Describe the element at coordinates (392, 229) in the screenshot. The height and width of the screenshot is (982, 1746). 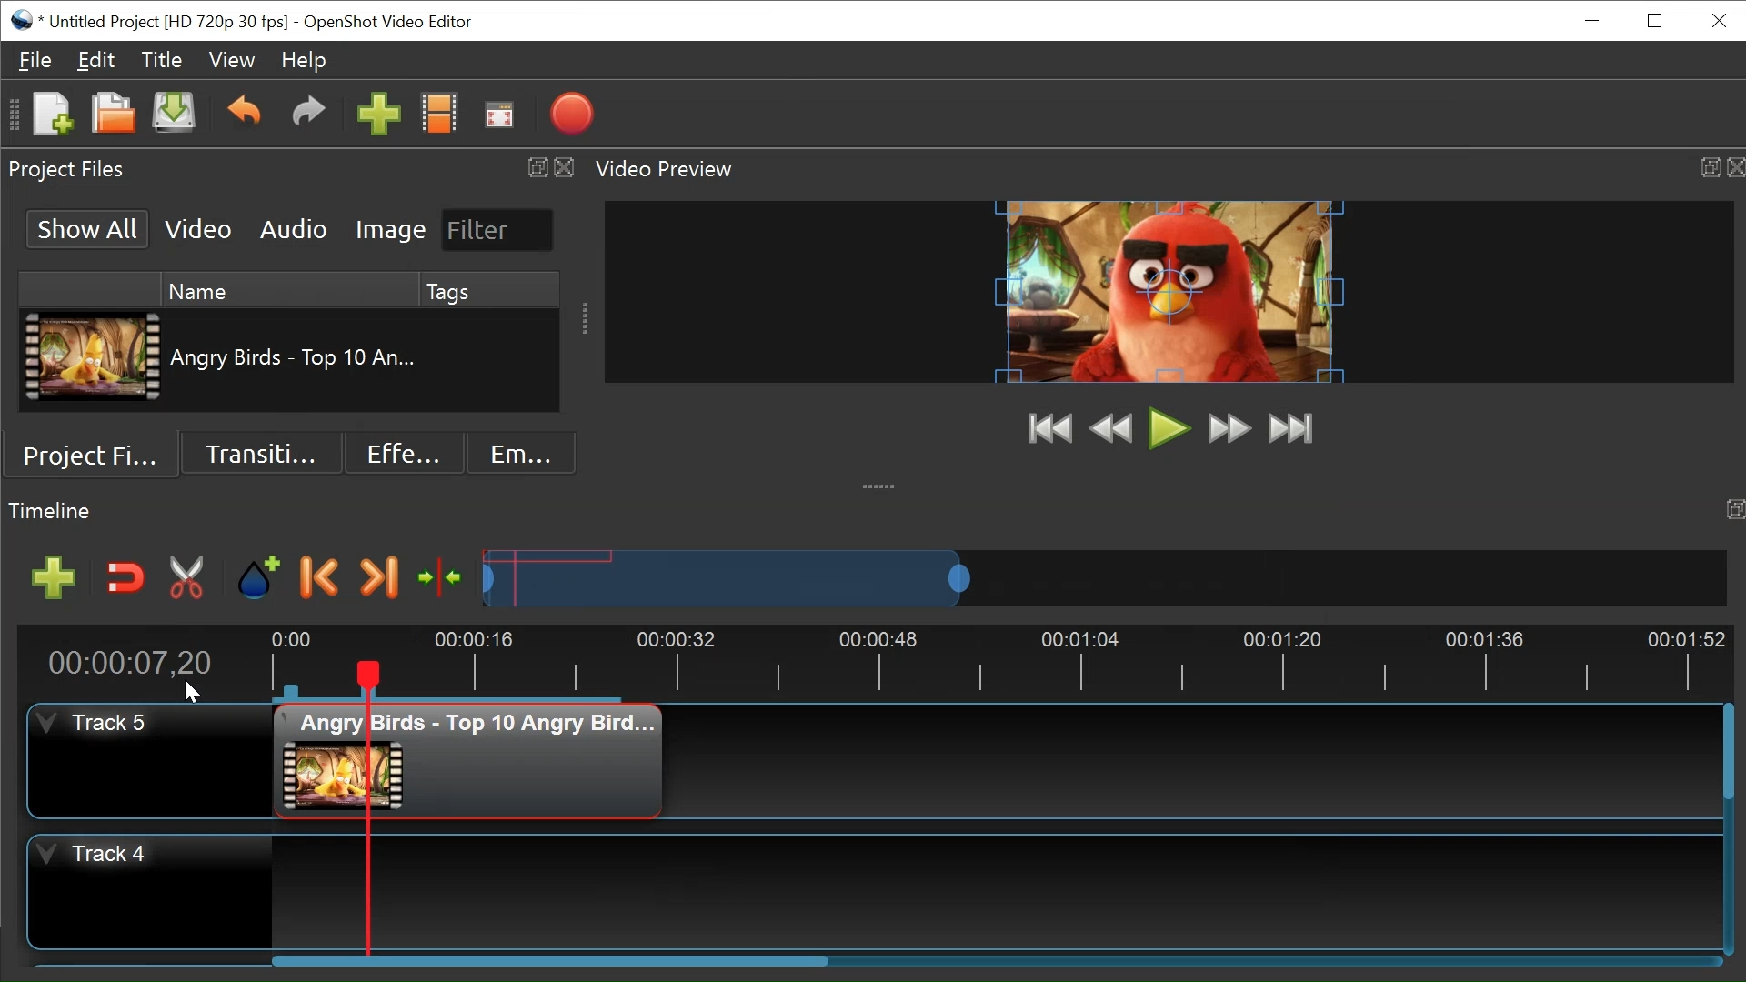
I see `Image` at that location.